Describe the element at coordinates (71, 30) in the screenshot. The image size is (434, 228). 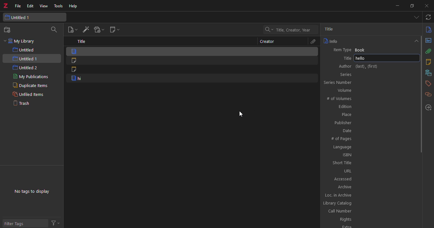
I see `new item` at that location.